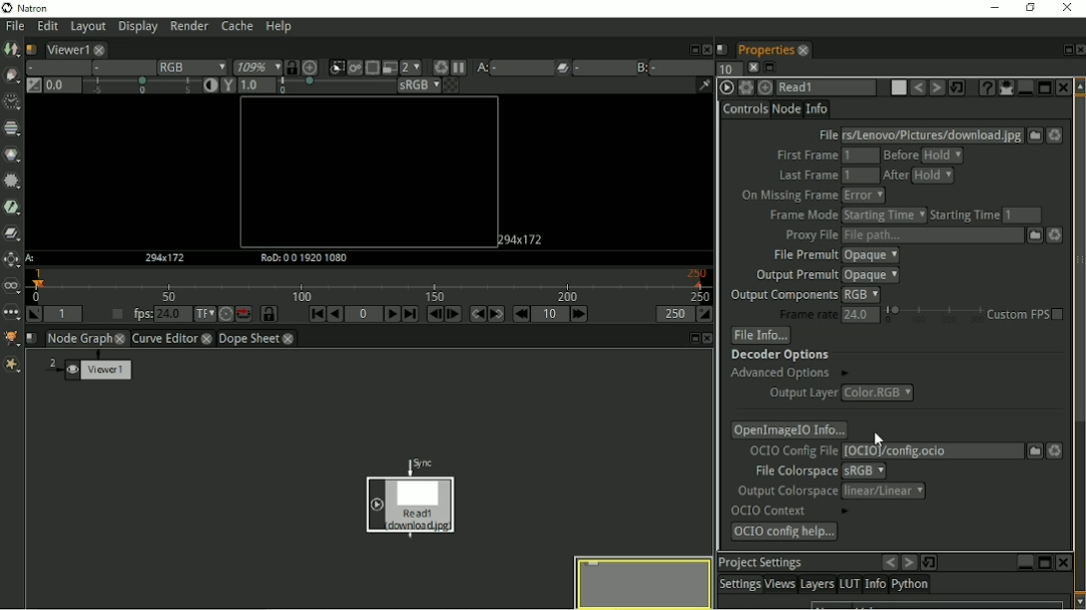 This screenshot has height=610, width=1086. I want to click on Centers nodes, so click(765, 87).